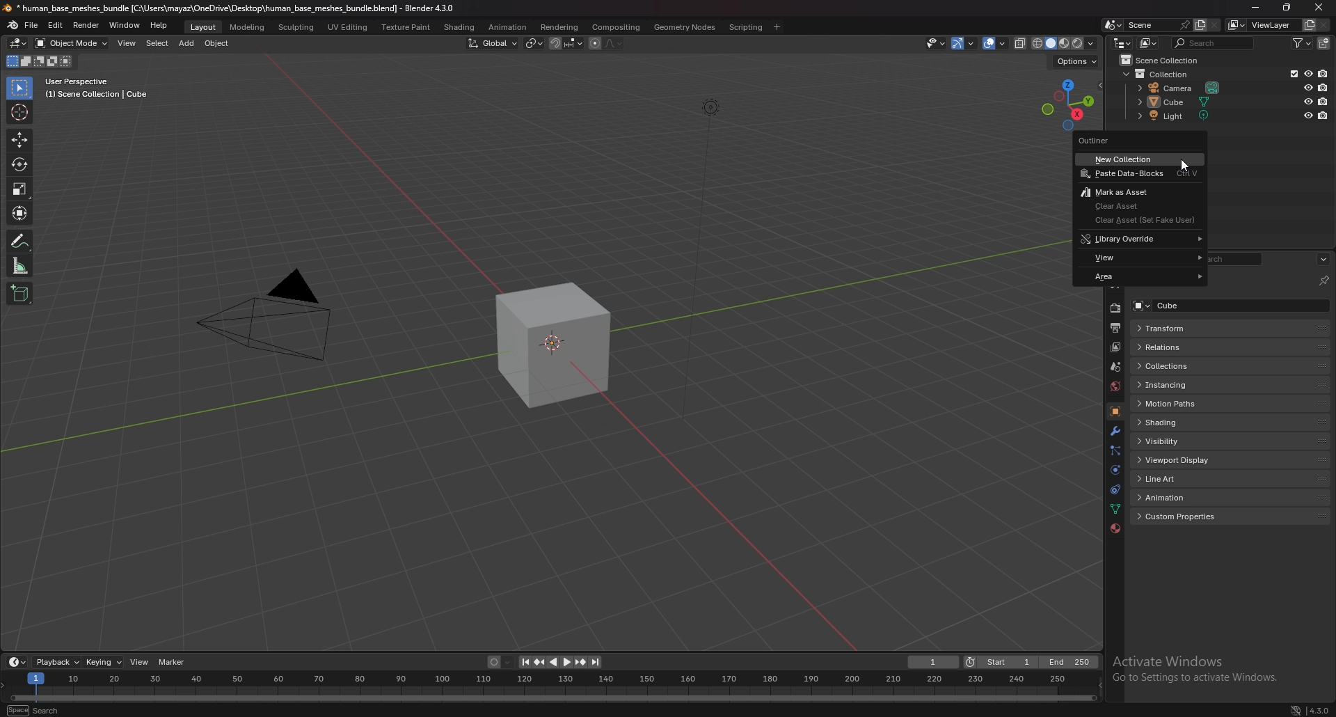 The height and width of the screenshot is (717, 1336). I want to click on drawing, so click(560, 349).